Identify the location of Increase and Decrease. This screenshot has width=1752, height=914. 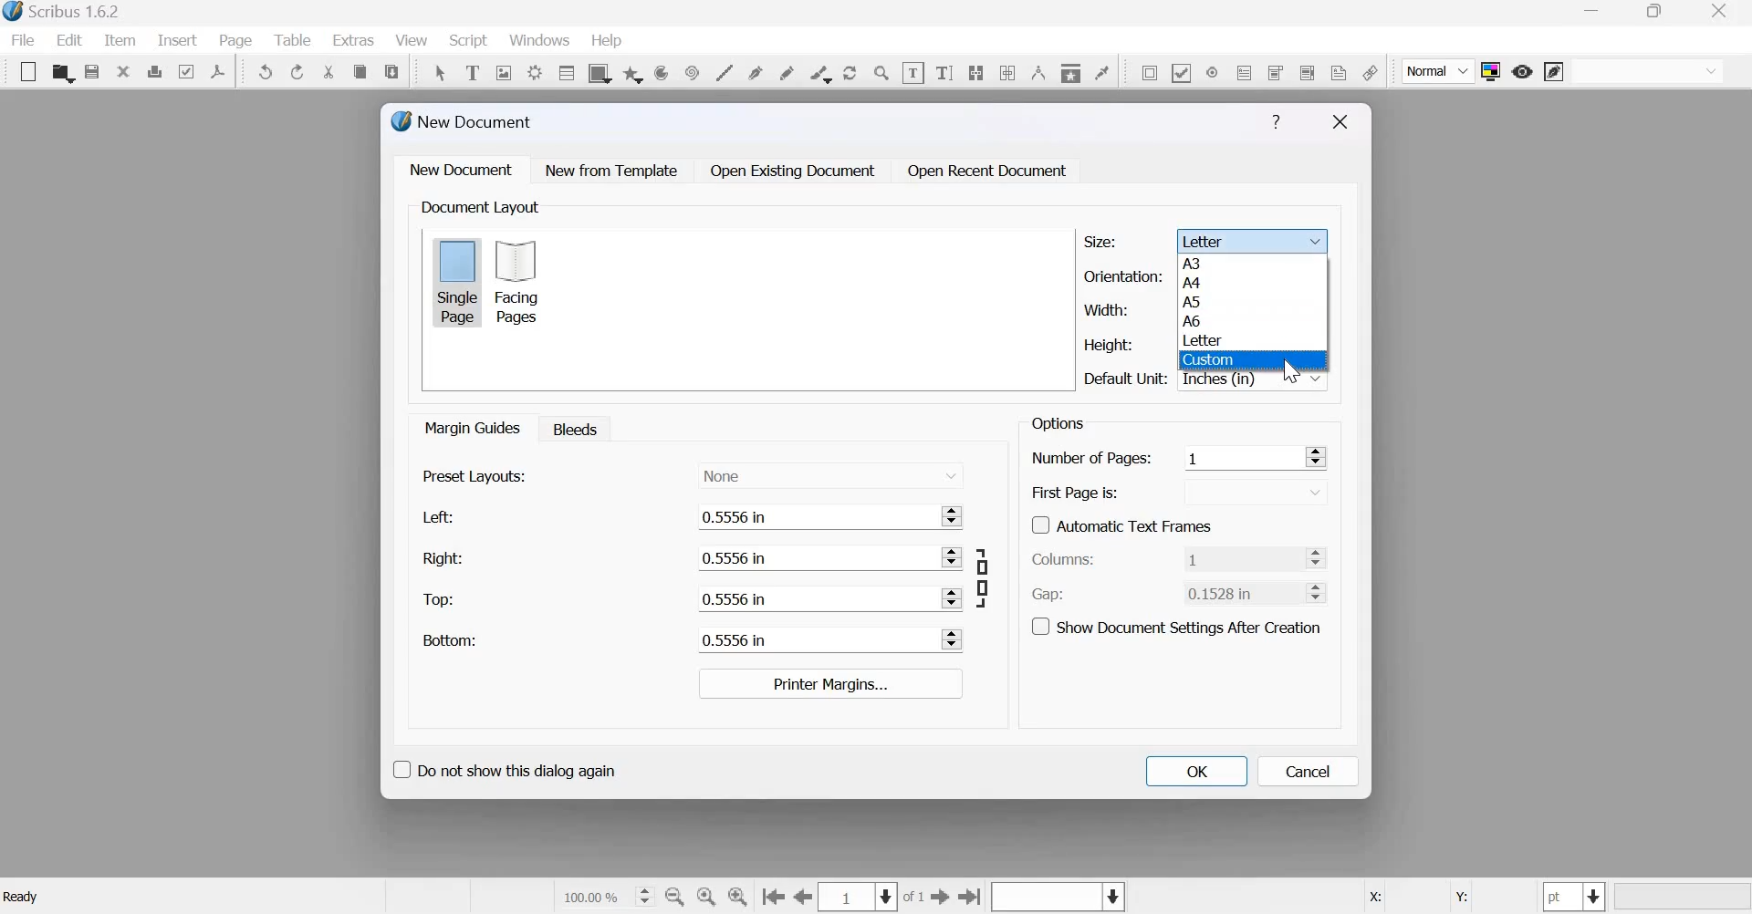
(951, 597).